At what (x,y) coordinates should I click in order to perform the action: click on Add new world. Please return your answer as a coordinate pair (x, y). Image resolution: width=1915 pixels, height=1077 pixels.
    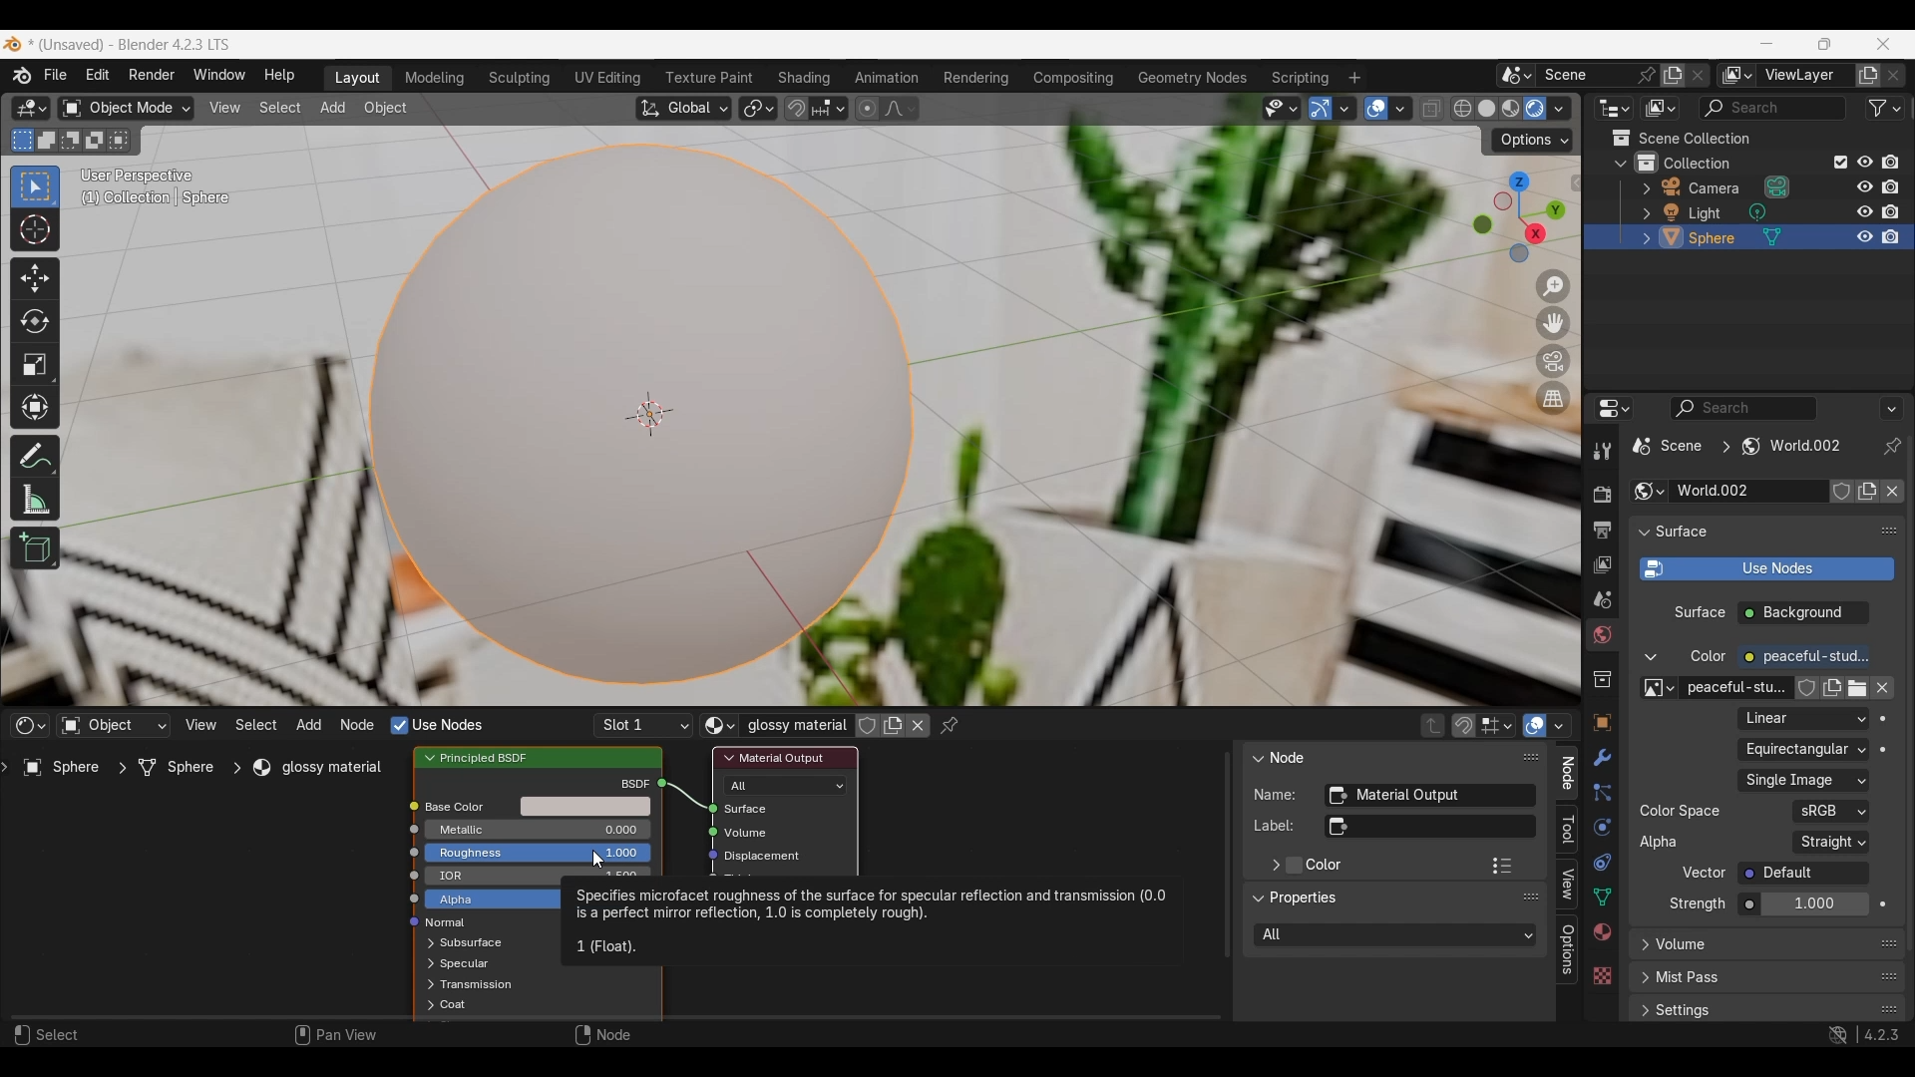
    Looking at the image, I should click on (1867, 491).